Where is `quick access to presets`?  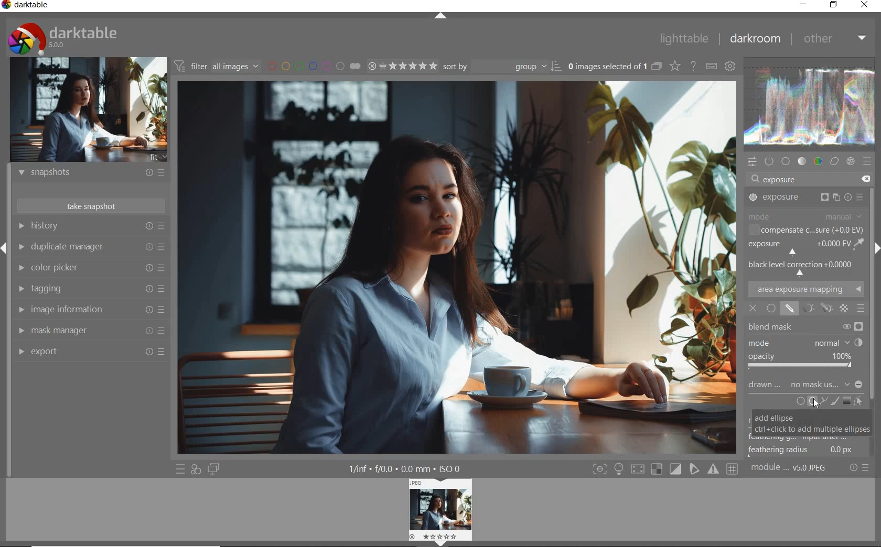 quick access to presets is located at coordinates (181, 468).